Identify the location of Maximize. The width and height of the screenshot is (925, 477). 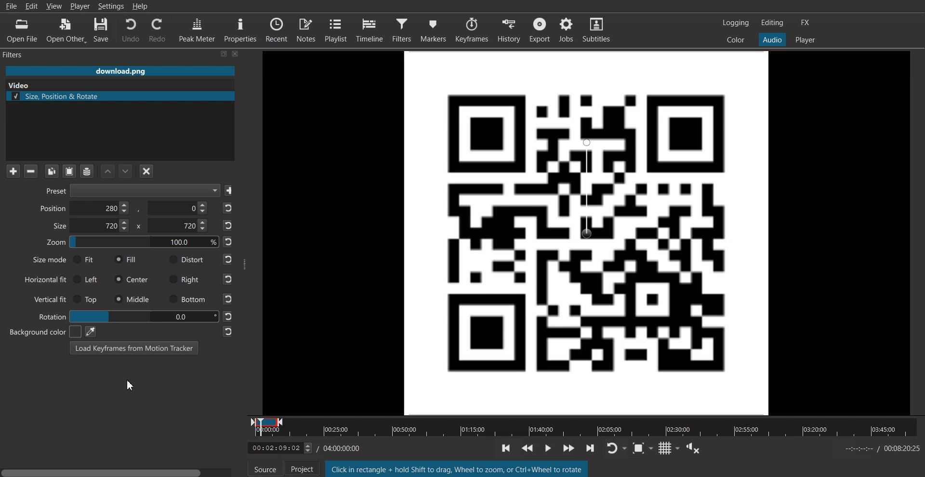
(225, 54).